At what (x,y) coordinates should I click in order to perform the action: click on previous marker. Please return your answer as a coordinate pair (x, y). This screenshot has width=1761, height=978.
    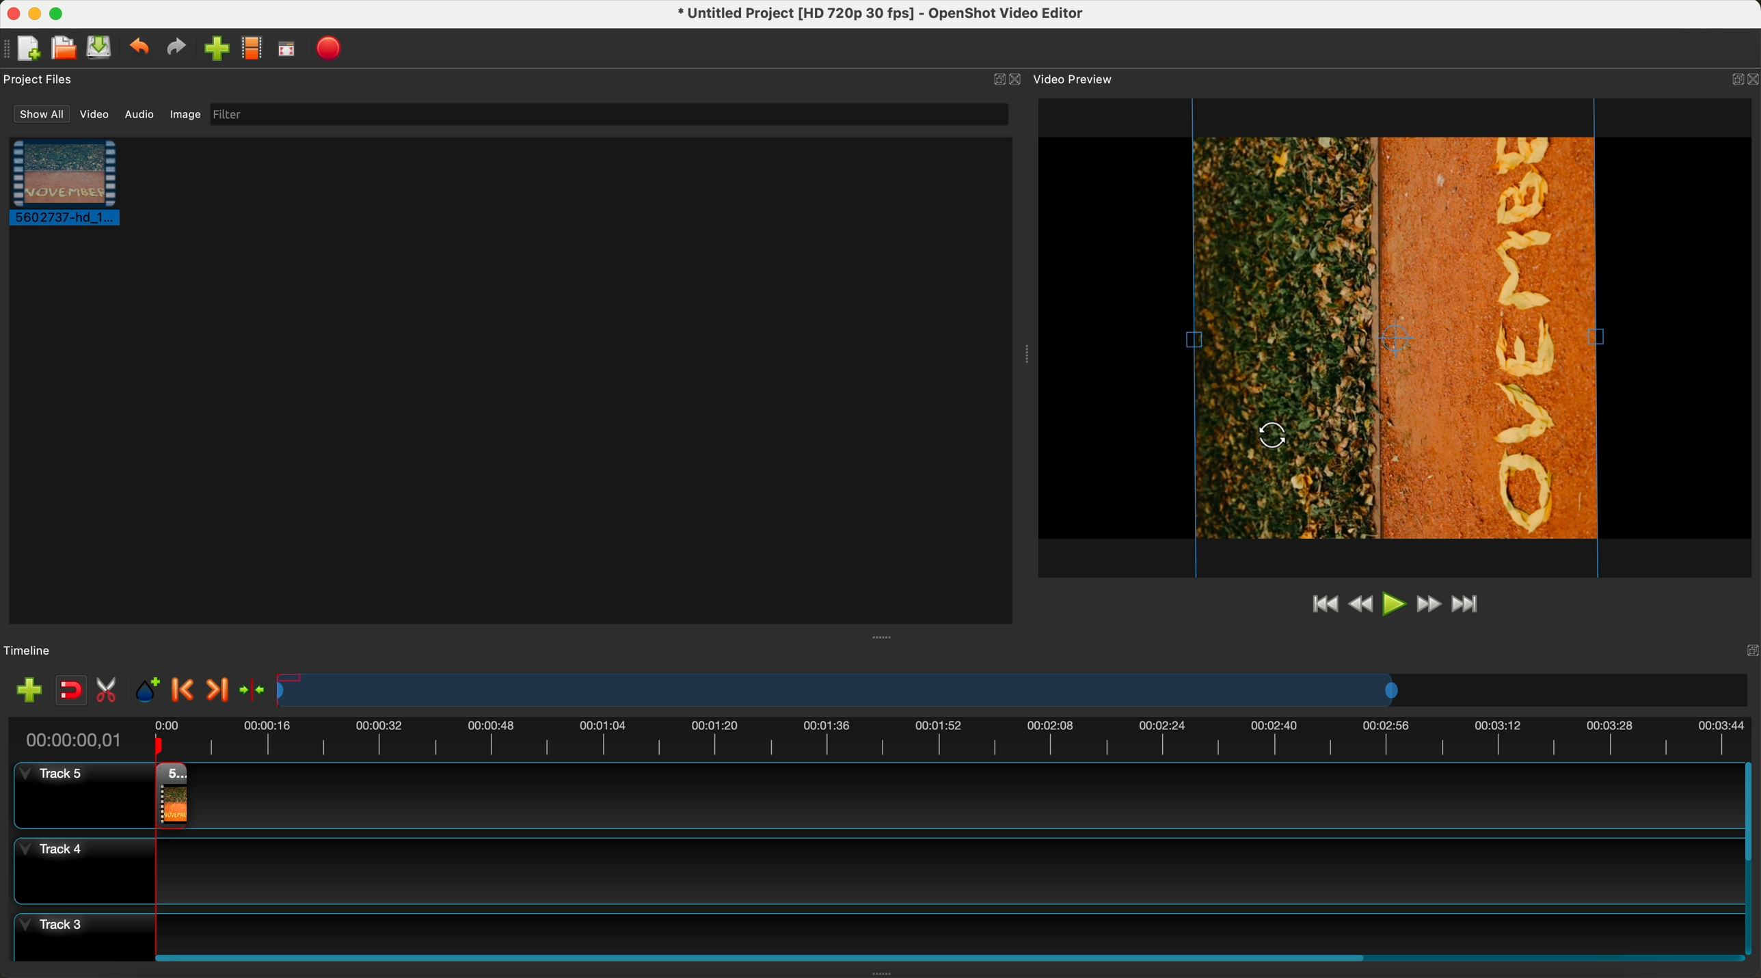
    Looking at the image, I should click on (185, 690).